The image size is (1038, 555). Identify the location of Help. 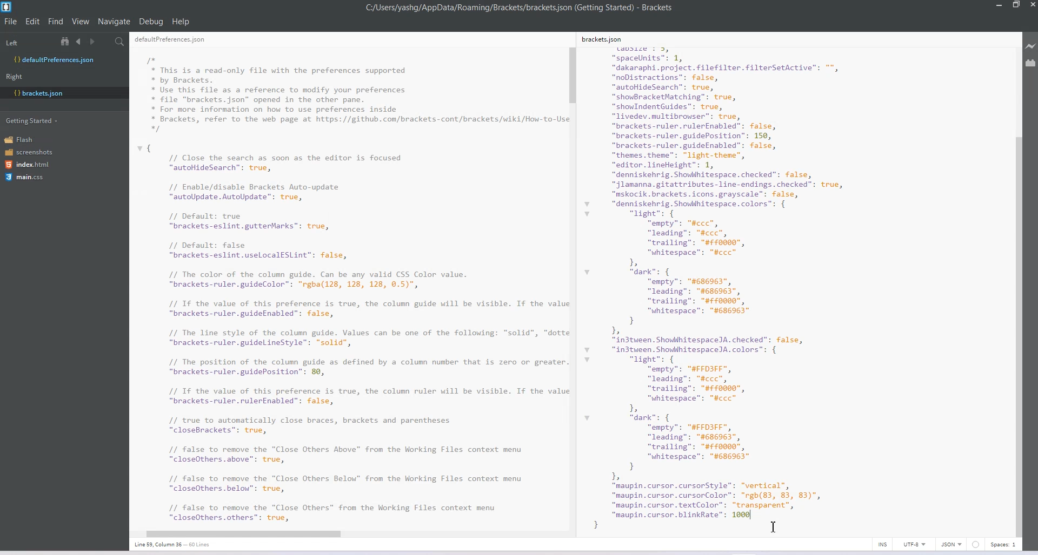
(181, 22).